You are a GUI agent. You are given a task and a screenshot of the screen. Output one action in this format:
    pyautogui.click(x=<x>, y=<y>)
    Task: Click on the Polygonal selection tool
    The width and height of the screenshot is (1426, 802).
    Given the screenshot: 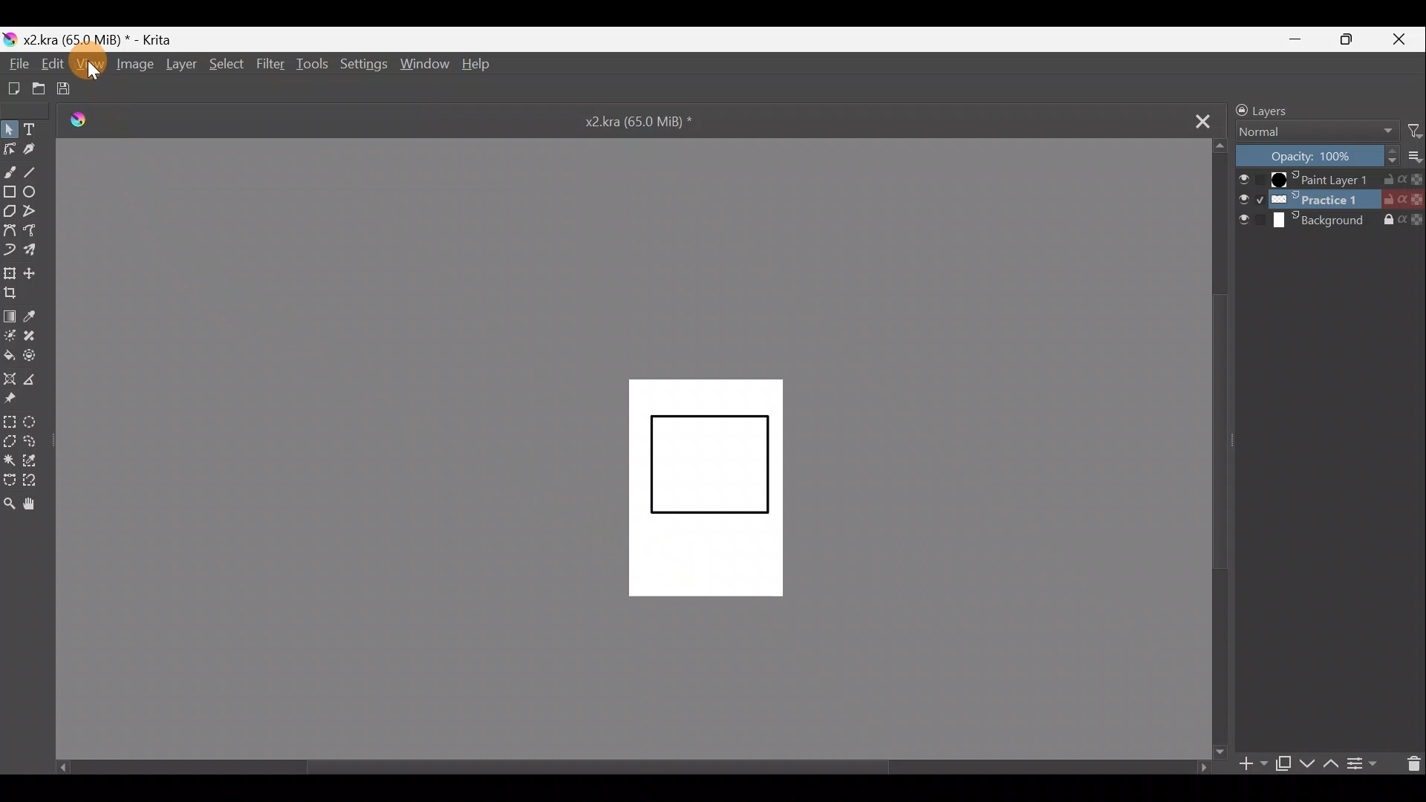 What is the action you would take?
    pyautogui.click(x=9, y=440)
    